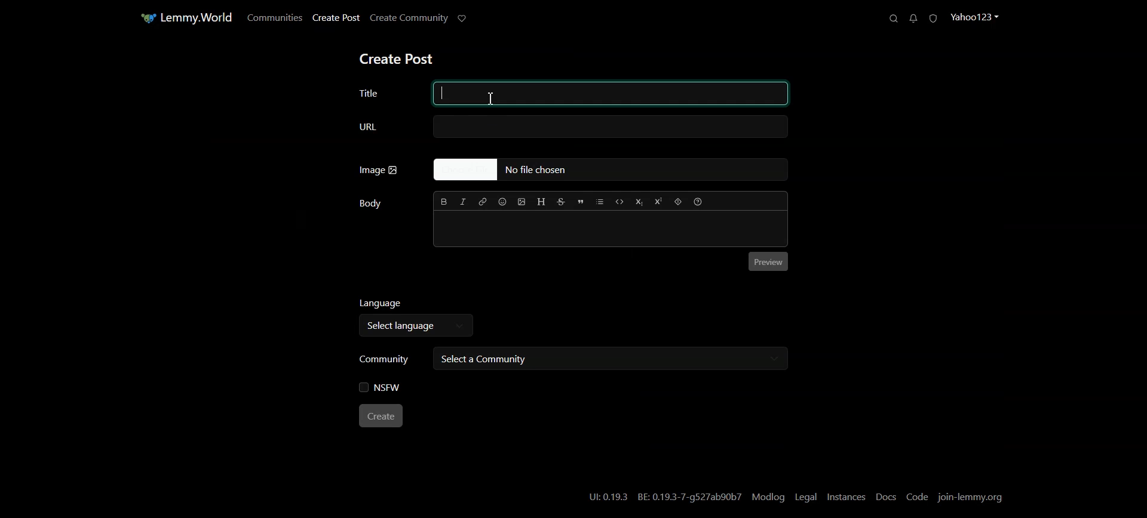 This screenshot has width=1147, height=518. What do you see at coordinates (890, 18) in the screenshot?
I see `Search` at bounding box center [890, 18].